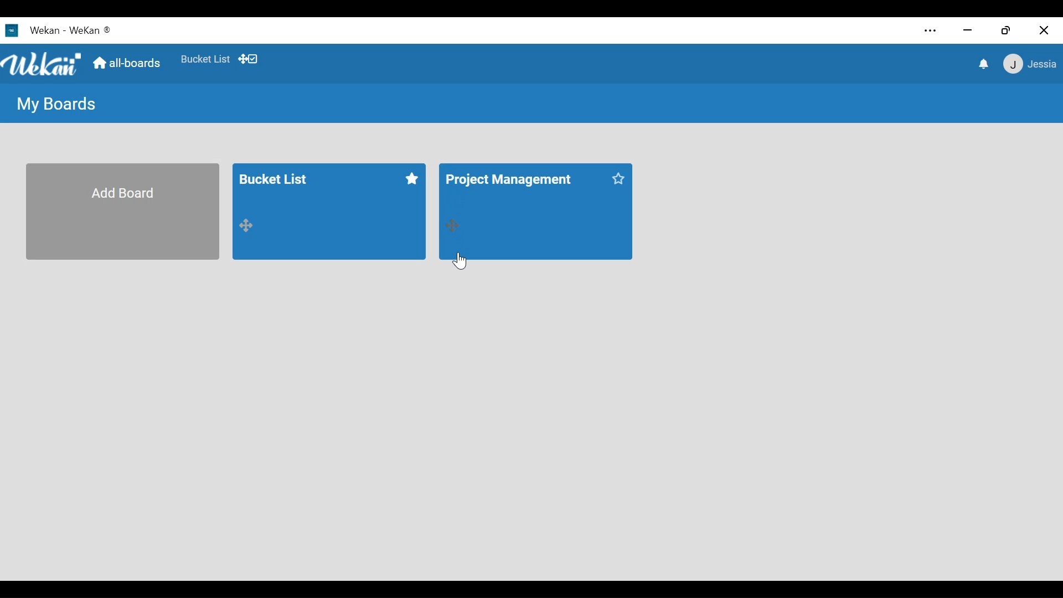  What do you see at coordinates (452, 225) in the screenshot?
I see `drag handle` at bounding box center [452, 225].